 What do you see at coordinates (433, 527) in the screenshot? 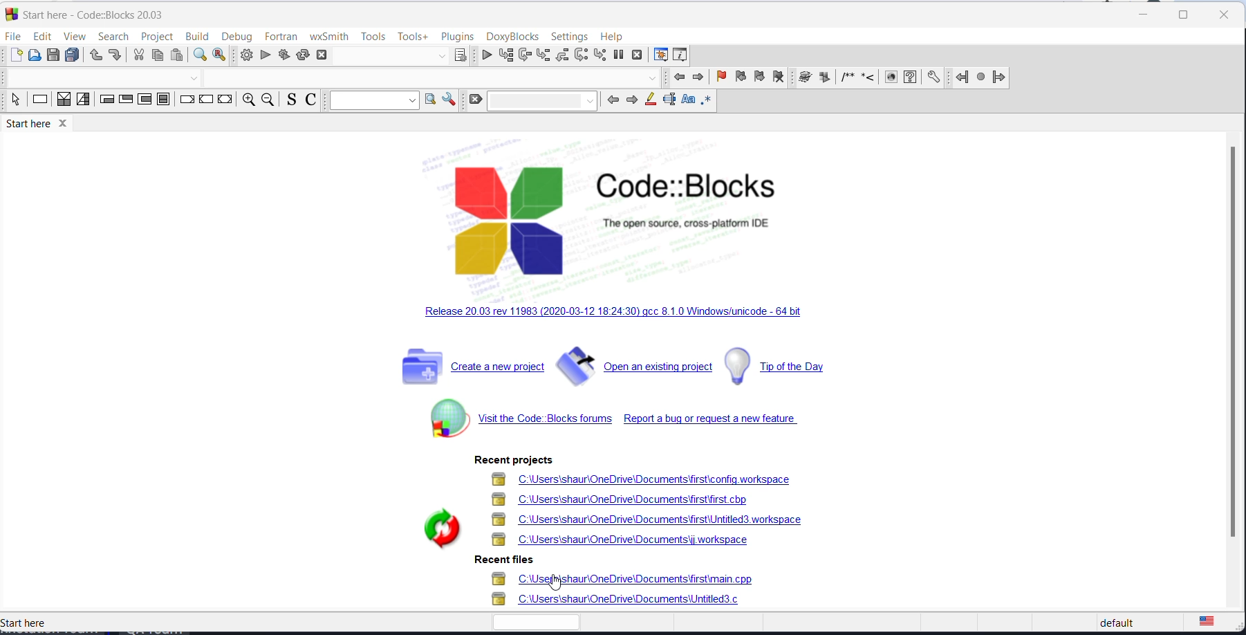
I see `refresh logo` at bounding box center [433, 527].